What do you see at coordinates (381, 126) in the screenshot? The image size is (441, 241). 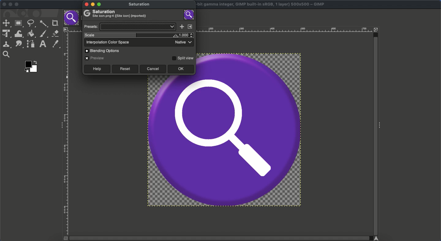 I see `Collapse` at bounding box center [381, 126].